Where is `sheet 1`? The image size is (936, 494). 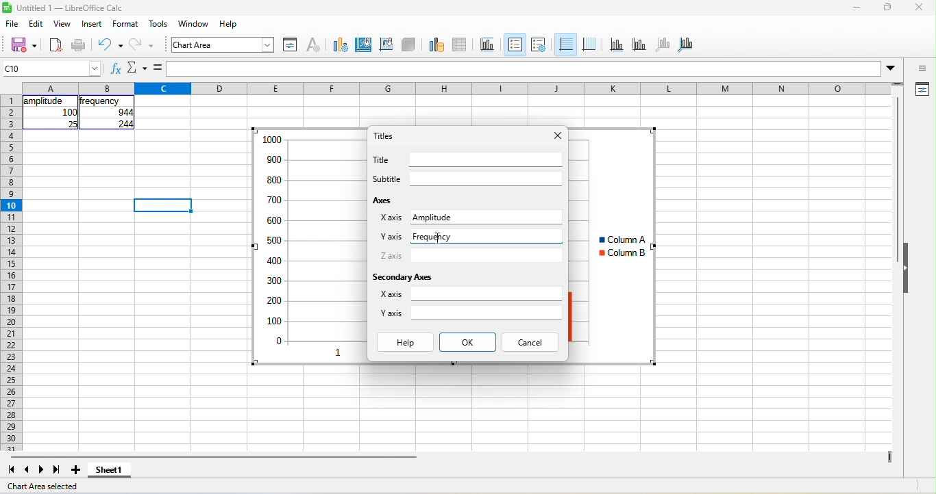
sheet 1 is located at coordinates (110, 470).